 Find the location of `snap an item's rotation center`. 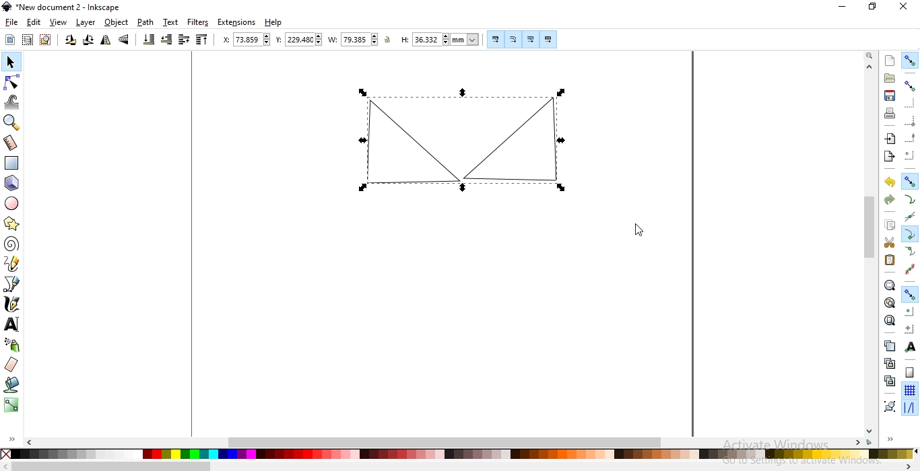

snap an item's rotation center is located at coordinates (910, 328).